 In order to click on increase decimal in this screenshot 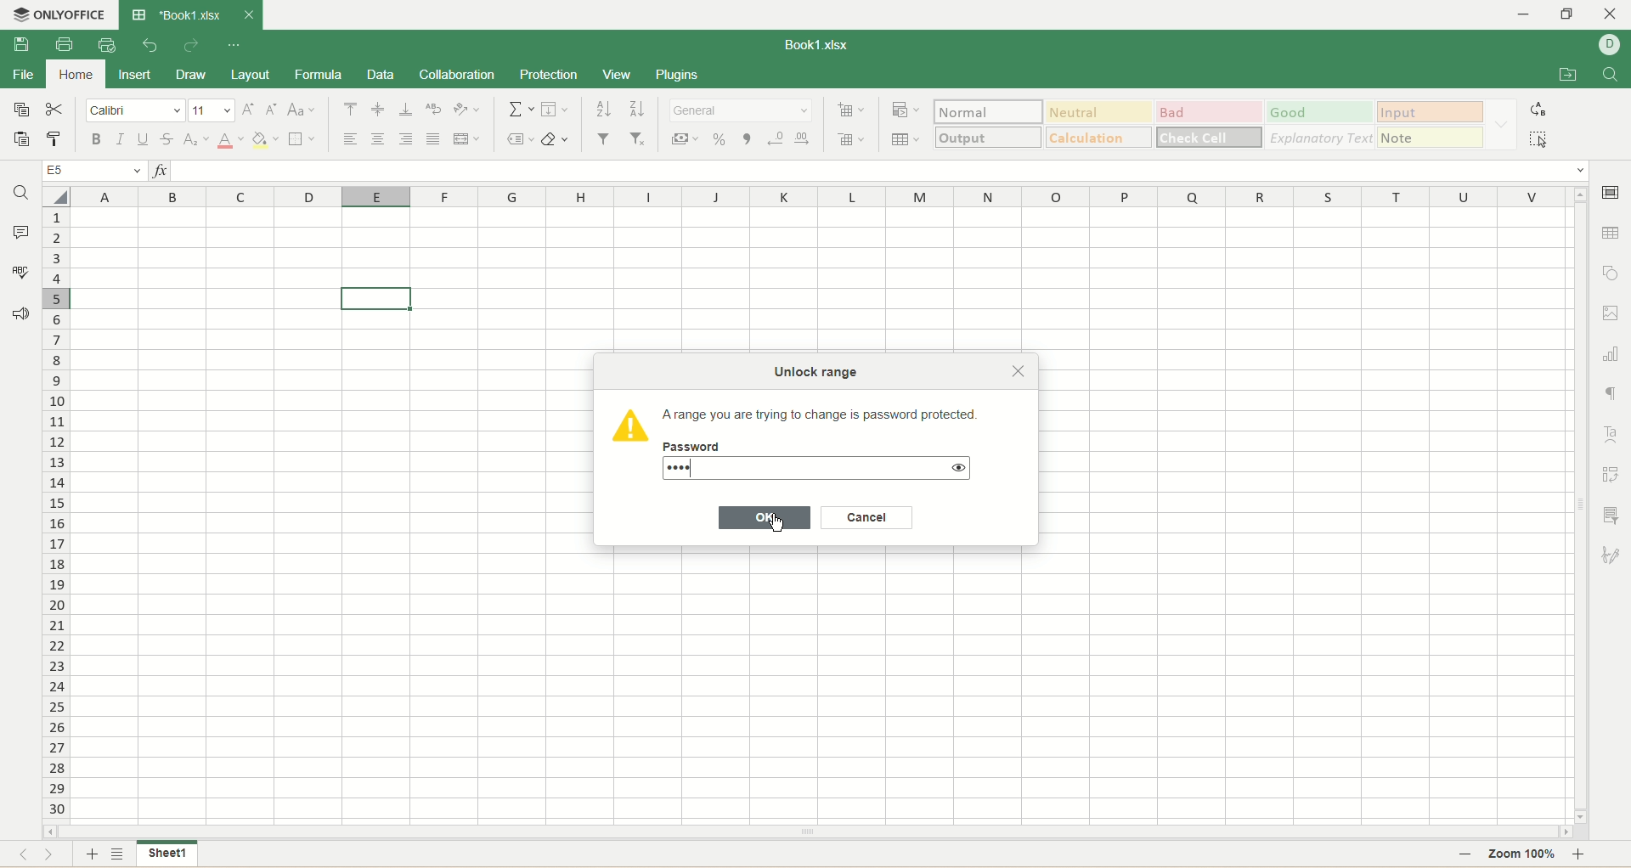, I will do `click(802, 138)`.